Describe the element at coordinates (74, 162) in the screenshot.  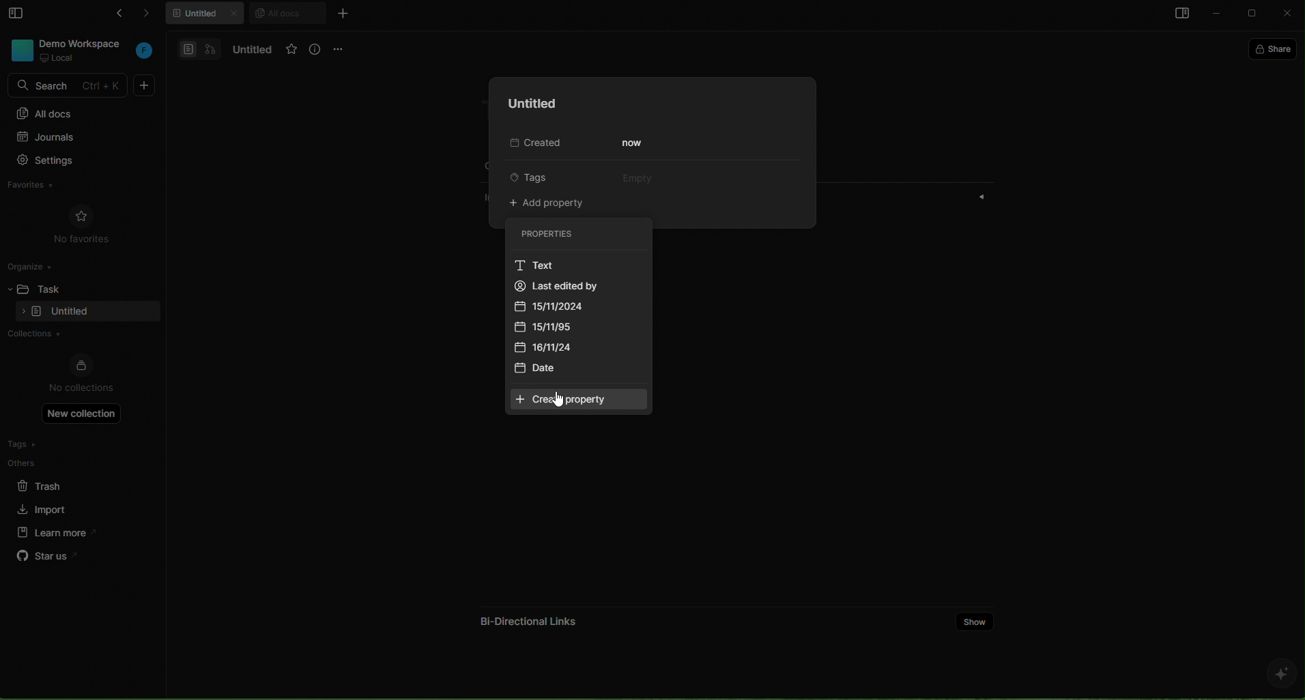
I see `settings` at that location.